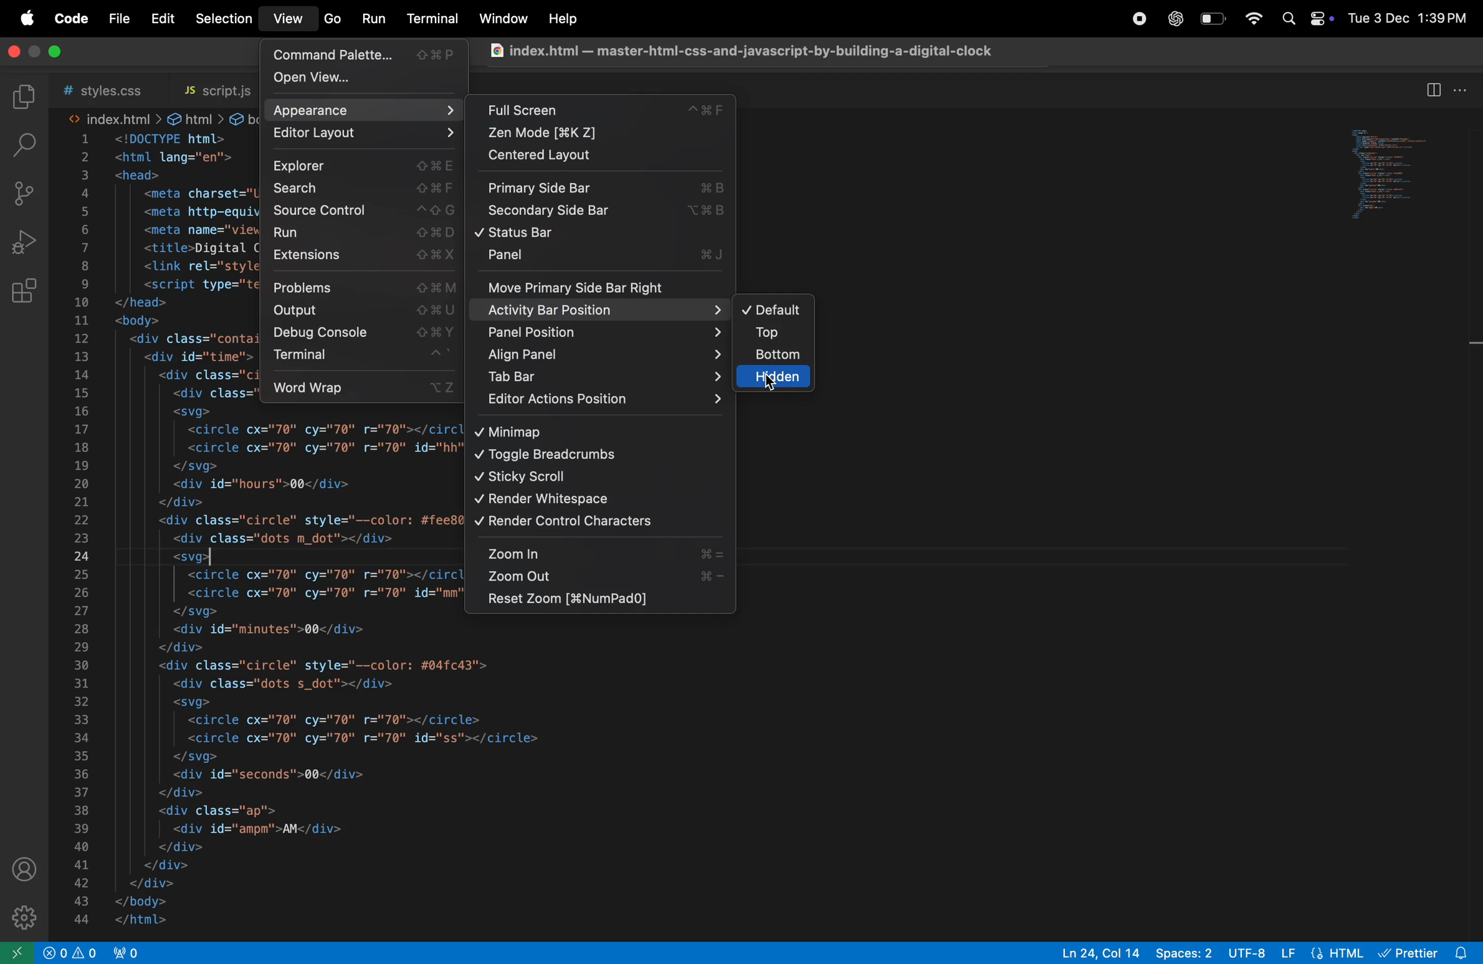 The image size is (1483, 964). What do you see at coordinates (359, 358) in the screenshot?
I see `terminal` at bounding box center [359, 358].